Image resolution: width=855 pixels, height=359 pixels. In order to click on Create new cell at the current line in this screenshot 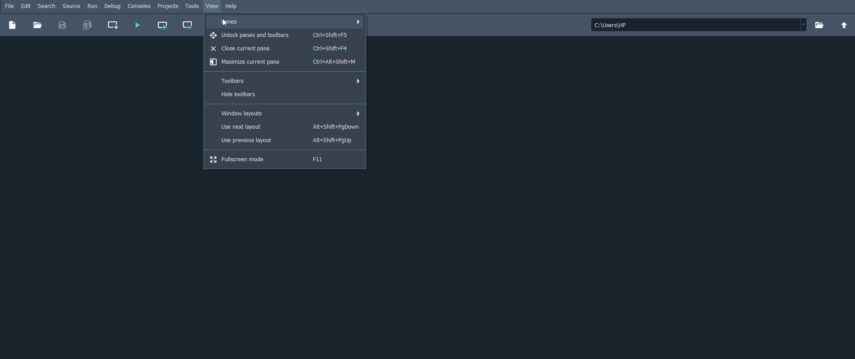, I will do `click(114, 26)`.